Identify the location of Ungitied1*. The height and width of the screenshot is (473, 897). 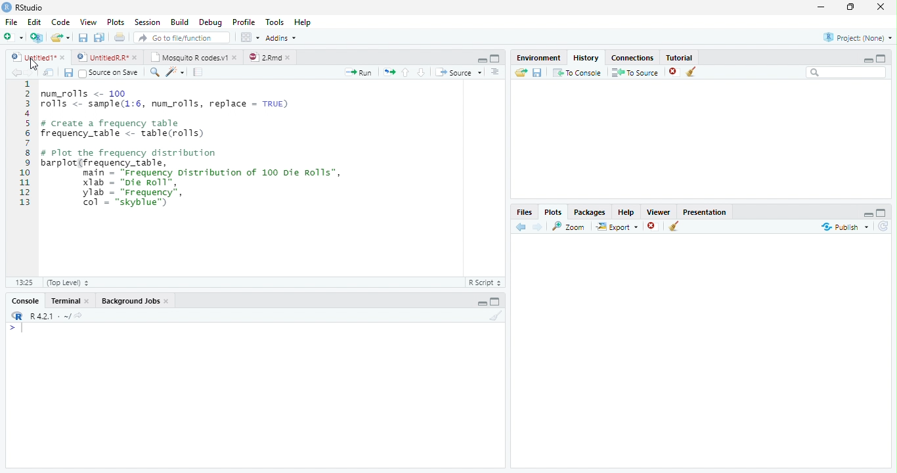
(37, 57).